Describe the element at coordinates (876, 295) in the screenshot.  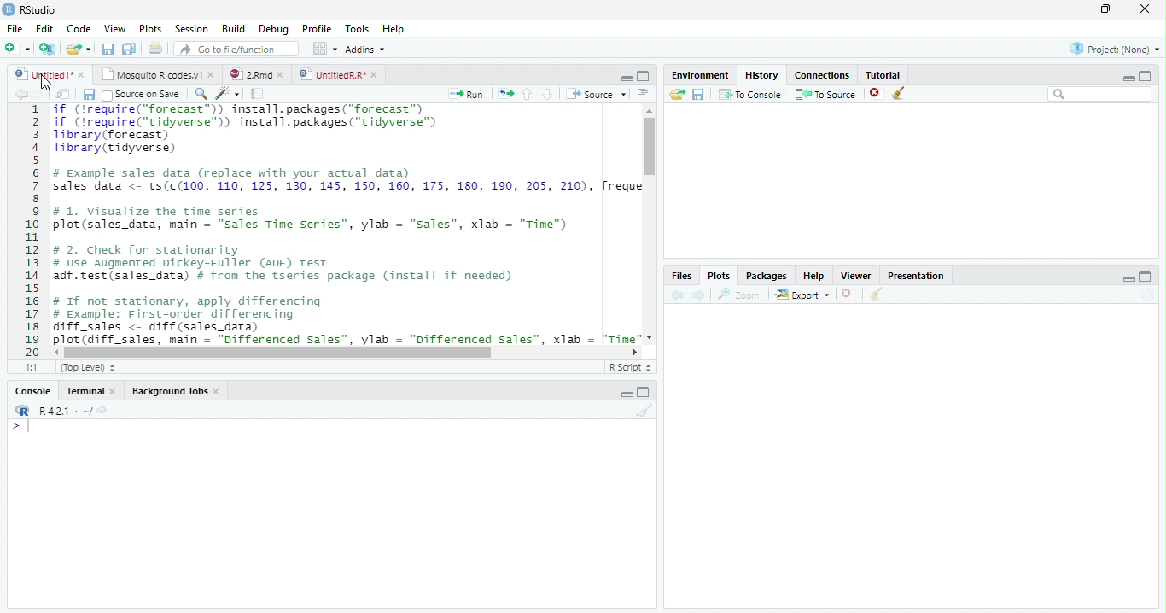
I see `Clean` at that location.